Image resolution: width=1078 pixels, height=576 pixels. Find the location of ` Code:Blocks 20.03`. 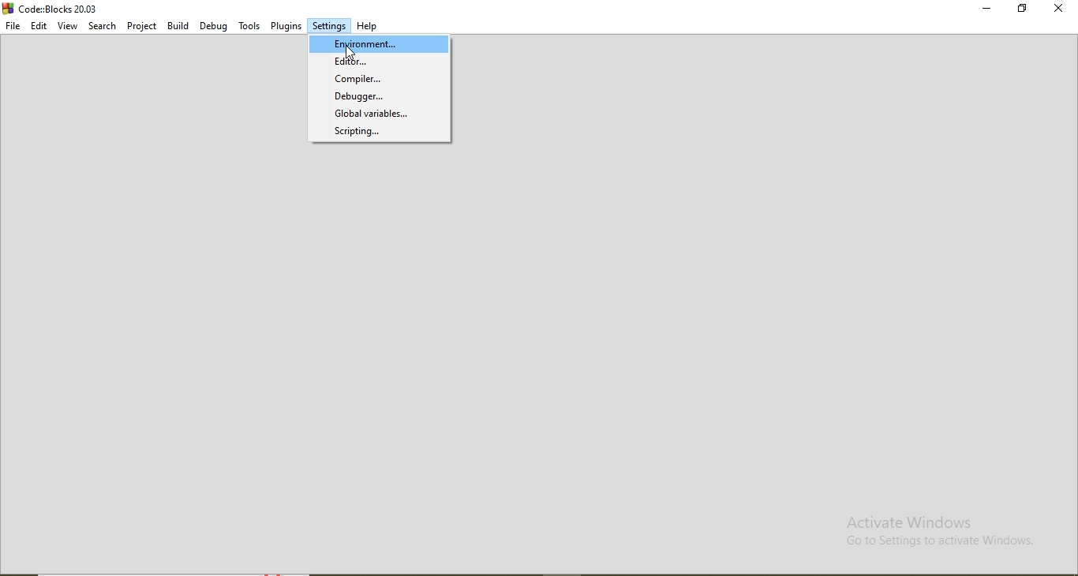

 Code:Blocks 20.03 is located at coordinates (57, 7).